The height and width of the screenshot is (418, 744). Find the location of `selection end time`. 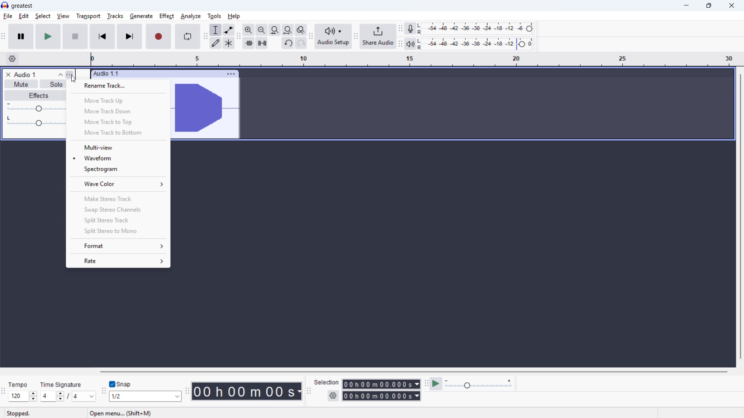

selection end time is located at coordinates (382, 396).